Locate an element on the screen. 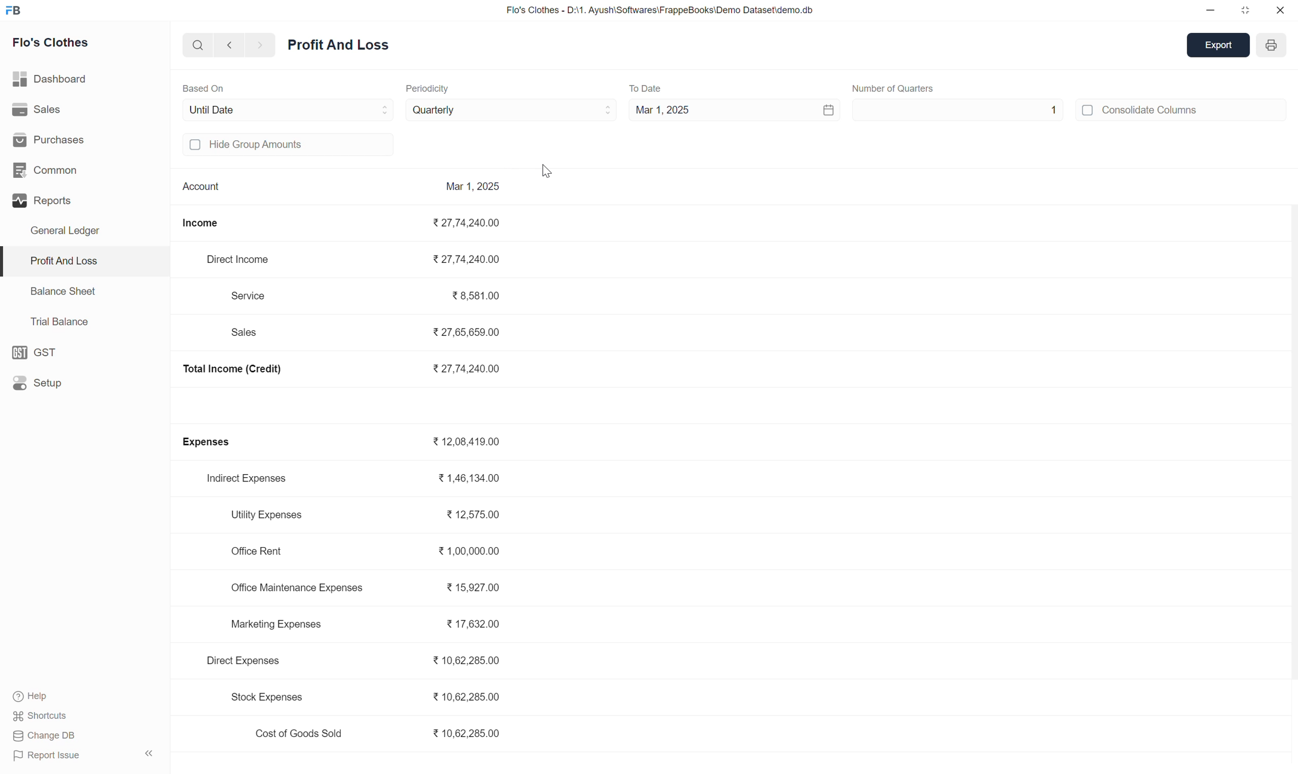  Expenses is located at coordinates (211, 442).